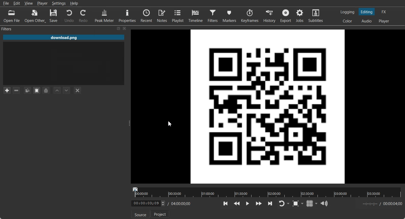  I want to click on File name, so click(64, 36).